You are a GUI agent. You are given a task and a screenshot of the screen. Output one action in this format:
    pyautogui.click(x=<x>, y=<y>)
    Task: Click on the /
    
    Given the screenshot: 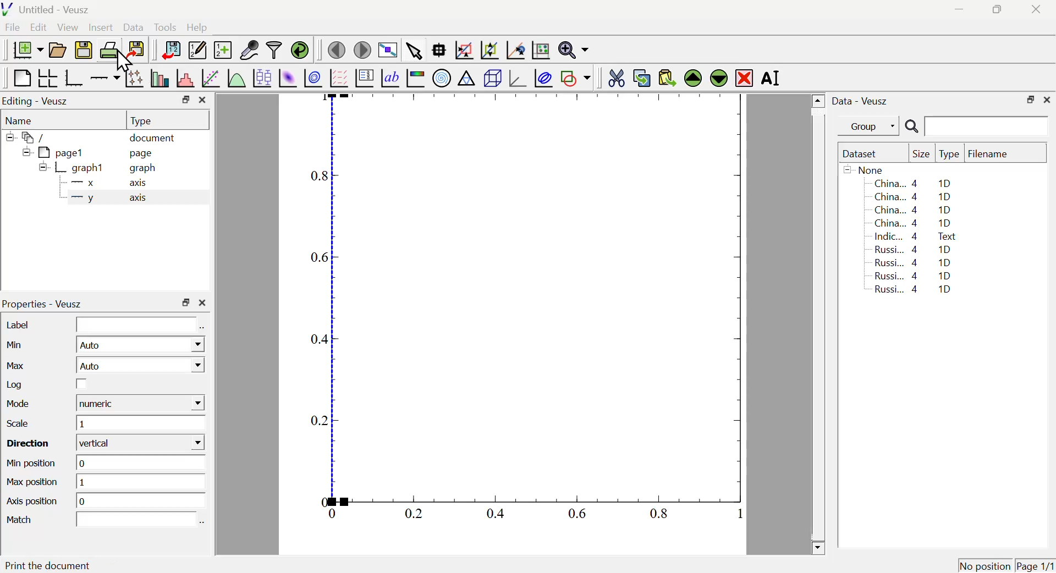 What is the action you would take?
    pyautogui.click(x=28, y=137)
    